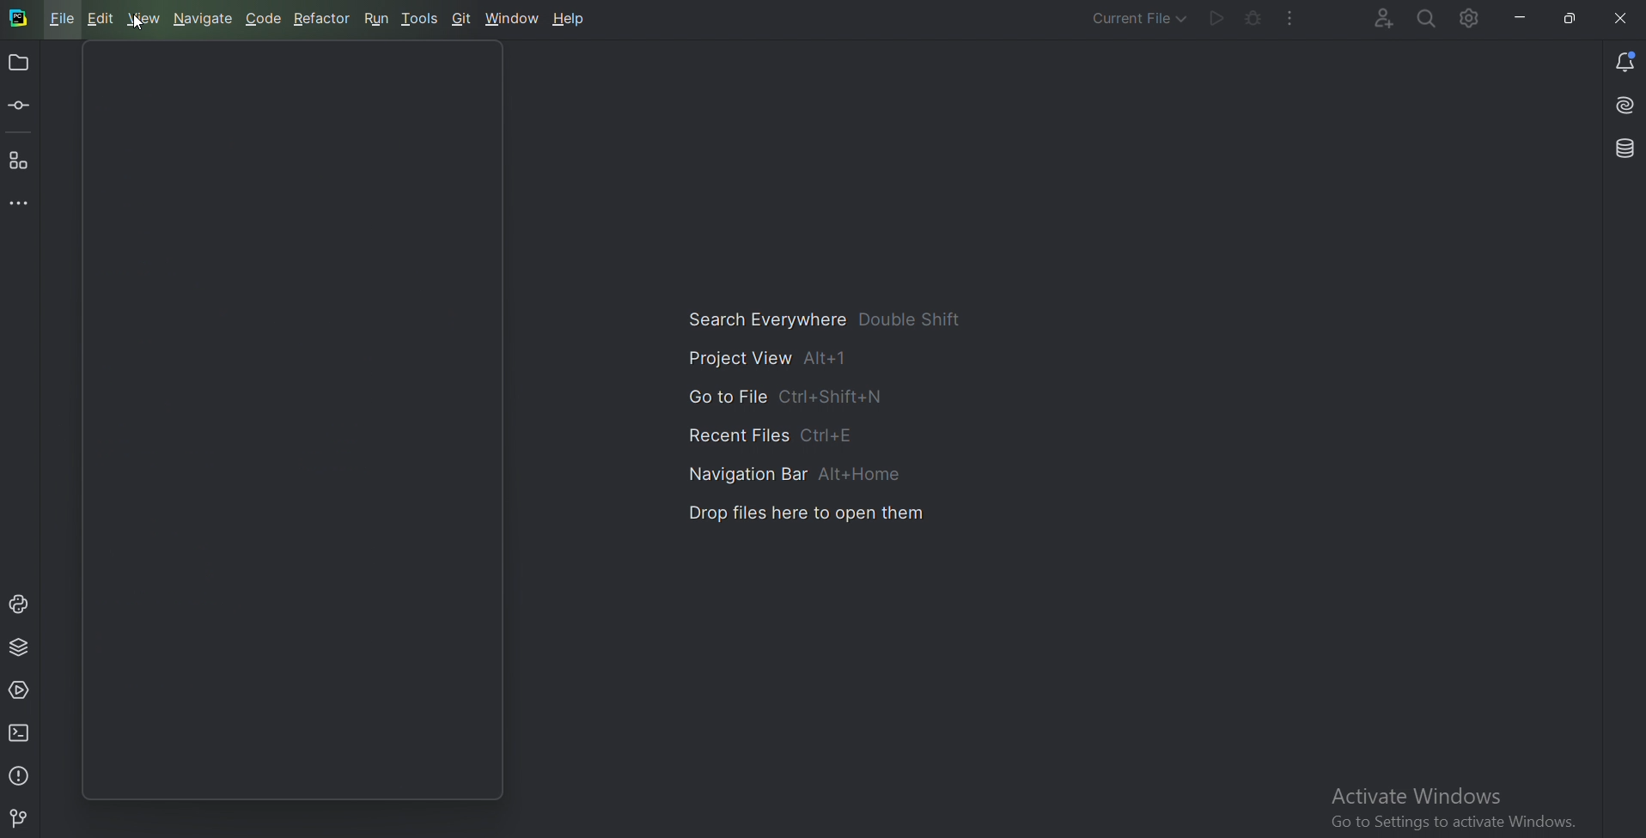 The width and height of the screenshot is (1646, 838). I want to click on View, so click(141, 23).